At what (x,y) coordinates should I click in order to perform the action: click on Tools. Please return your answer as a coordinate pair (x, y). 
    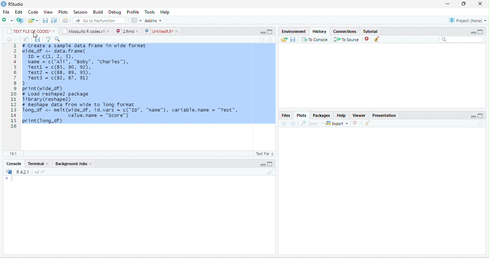
    Looking at the image, I should click on (150, 13).